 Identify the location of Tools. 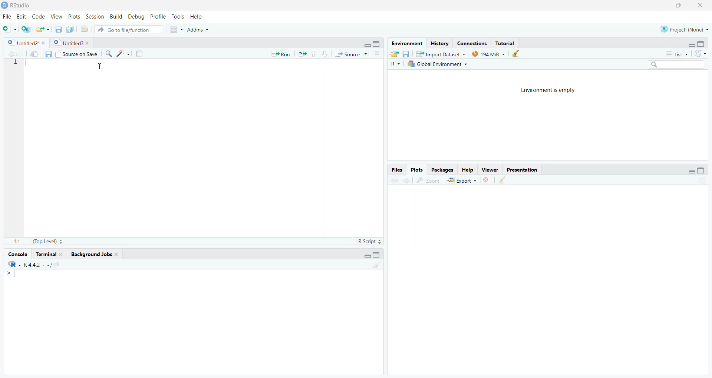
(177, 17).